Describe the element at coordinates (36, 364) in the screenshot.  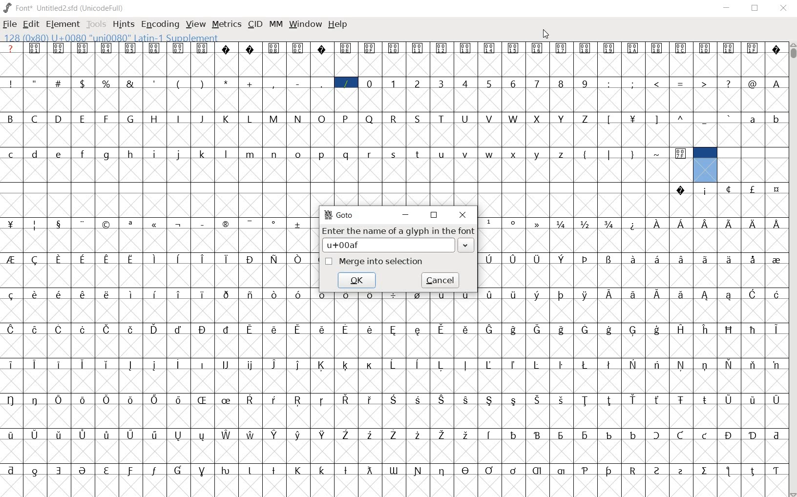
I see `Symbol` at that location.